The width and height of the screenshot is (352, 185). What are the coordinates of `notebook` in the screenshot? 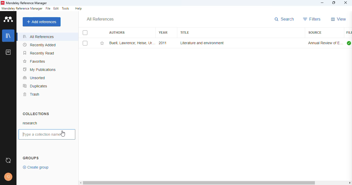 It's located at (8, 52).